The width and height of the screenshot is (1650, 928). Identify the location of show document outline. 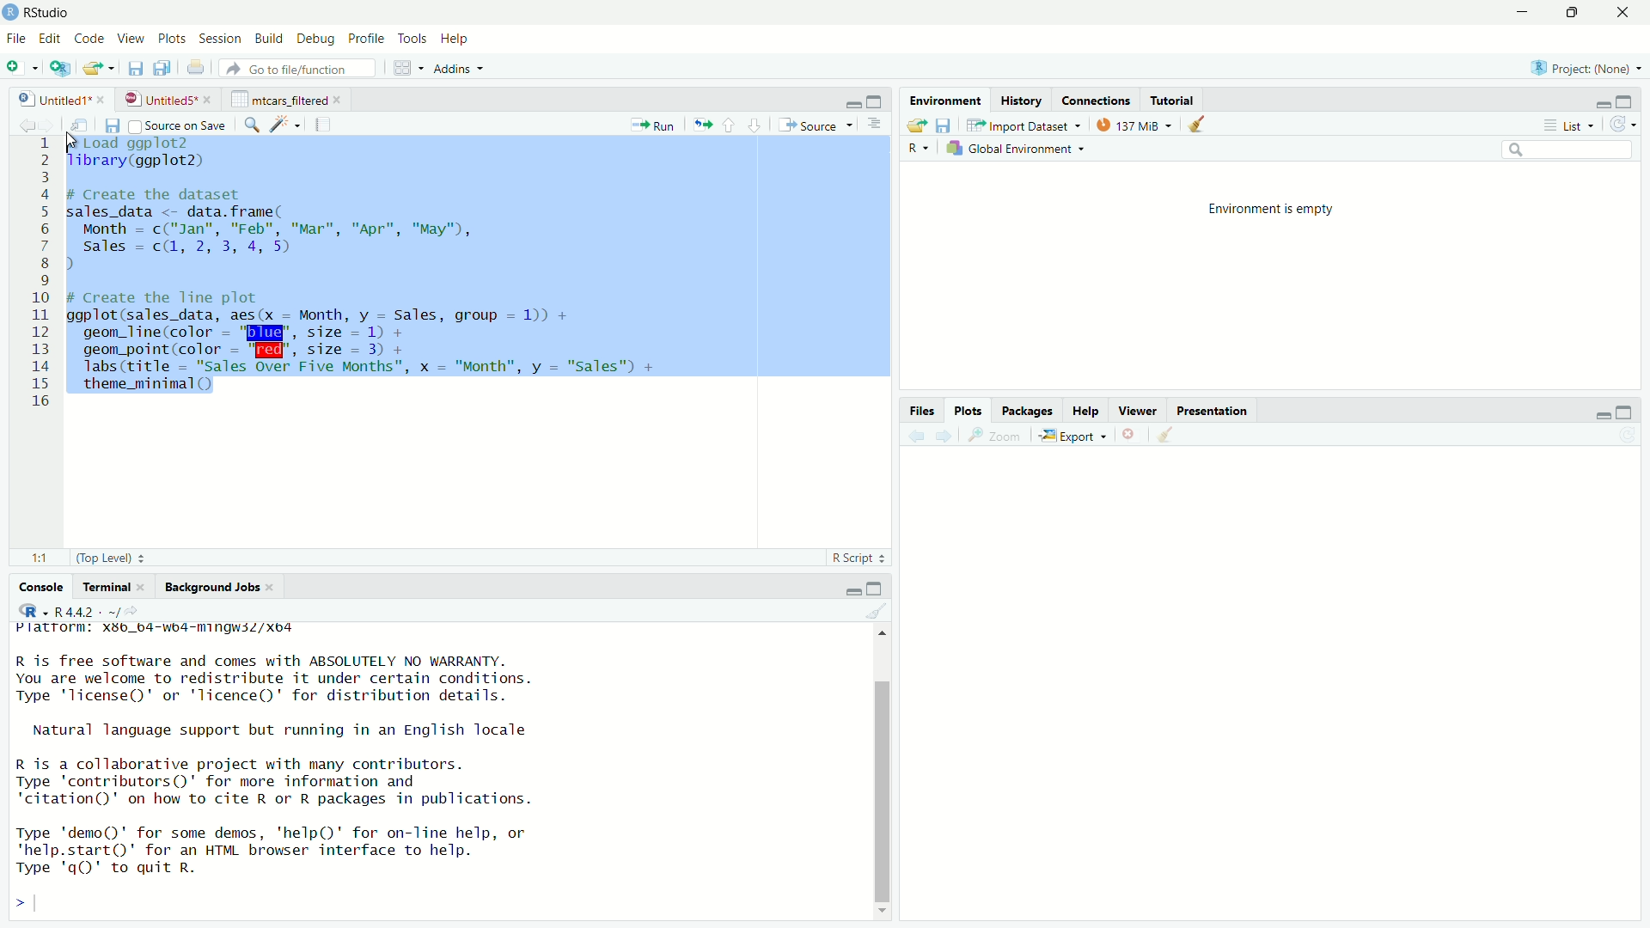
(875, 125).